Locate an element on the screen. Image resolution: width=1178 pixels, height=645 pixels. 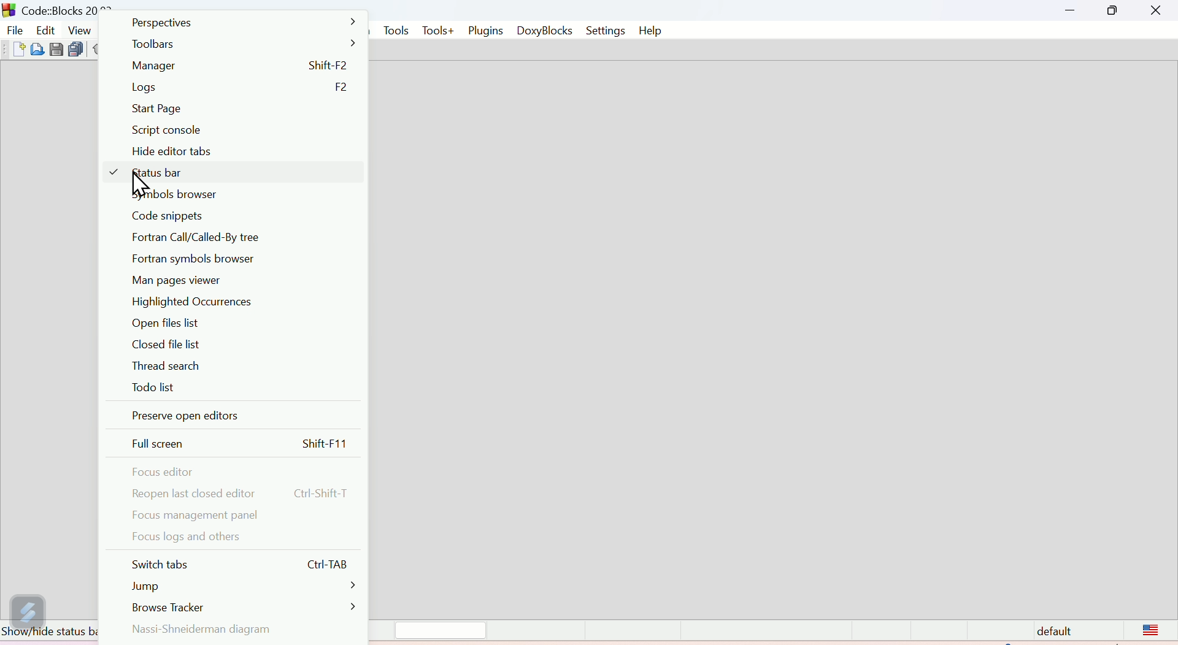
Status bar is located at coordinates (699, 631).